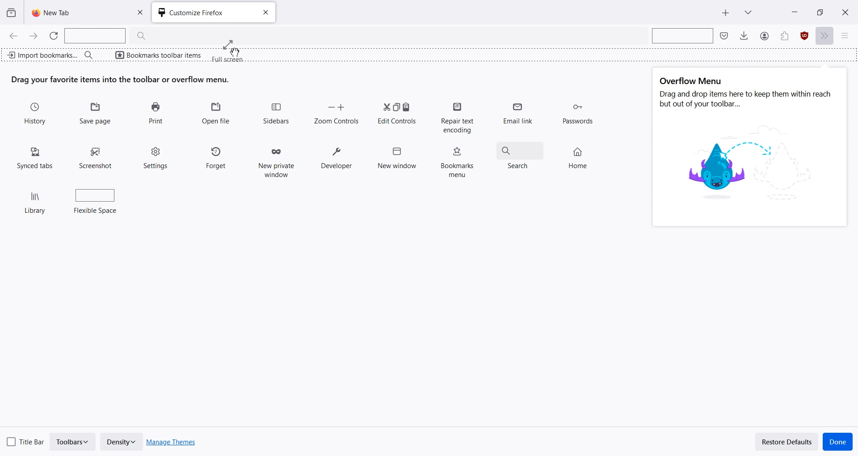  What do you see at coordinates (36, 114) in the screenshot?
I see `History` at bounding box center [36, 114].